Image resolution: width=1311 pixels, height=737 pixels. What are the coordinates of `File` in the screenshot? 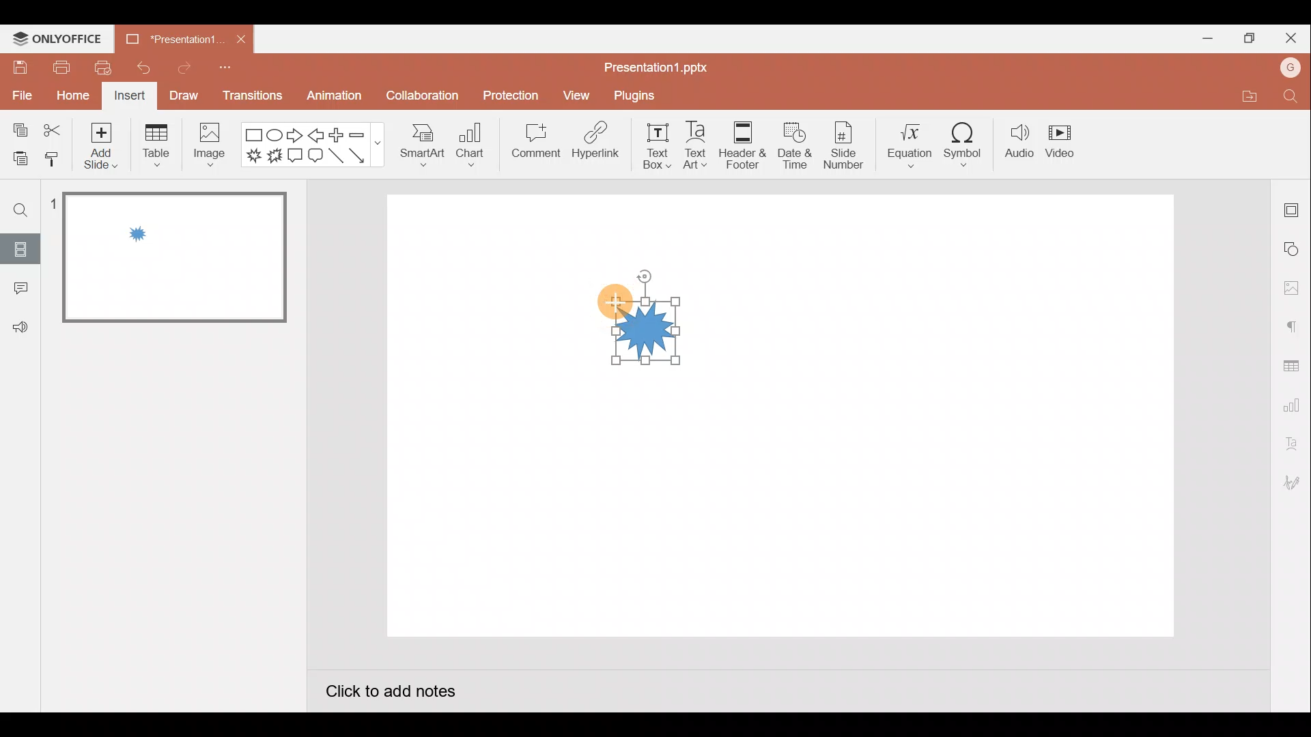 It's located at (20, 98).